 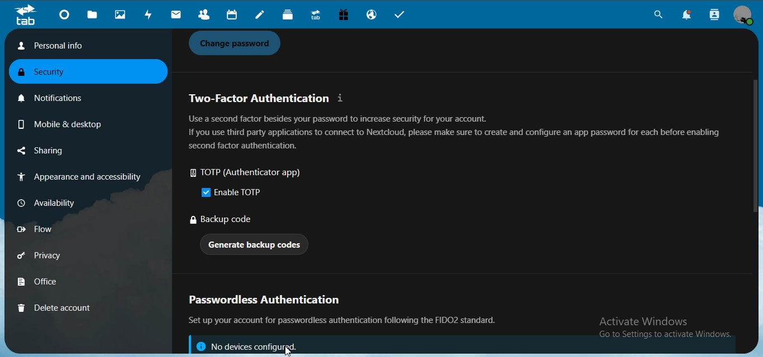 What do you see at coordinates (752, 145) in the screenshot?
I see `scroll bar` at bounding box center [752, 145].